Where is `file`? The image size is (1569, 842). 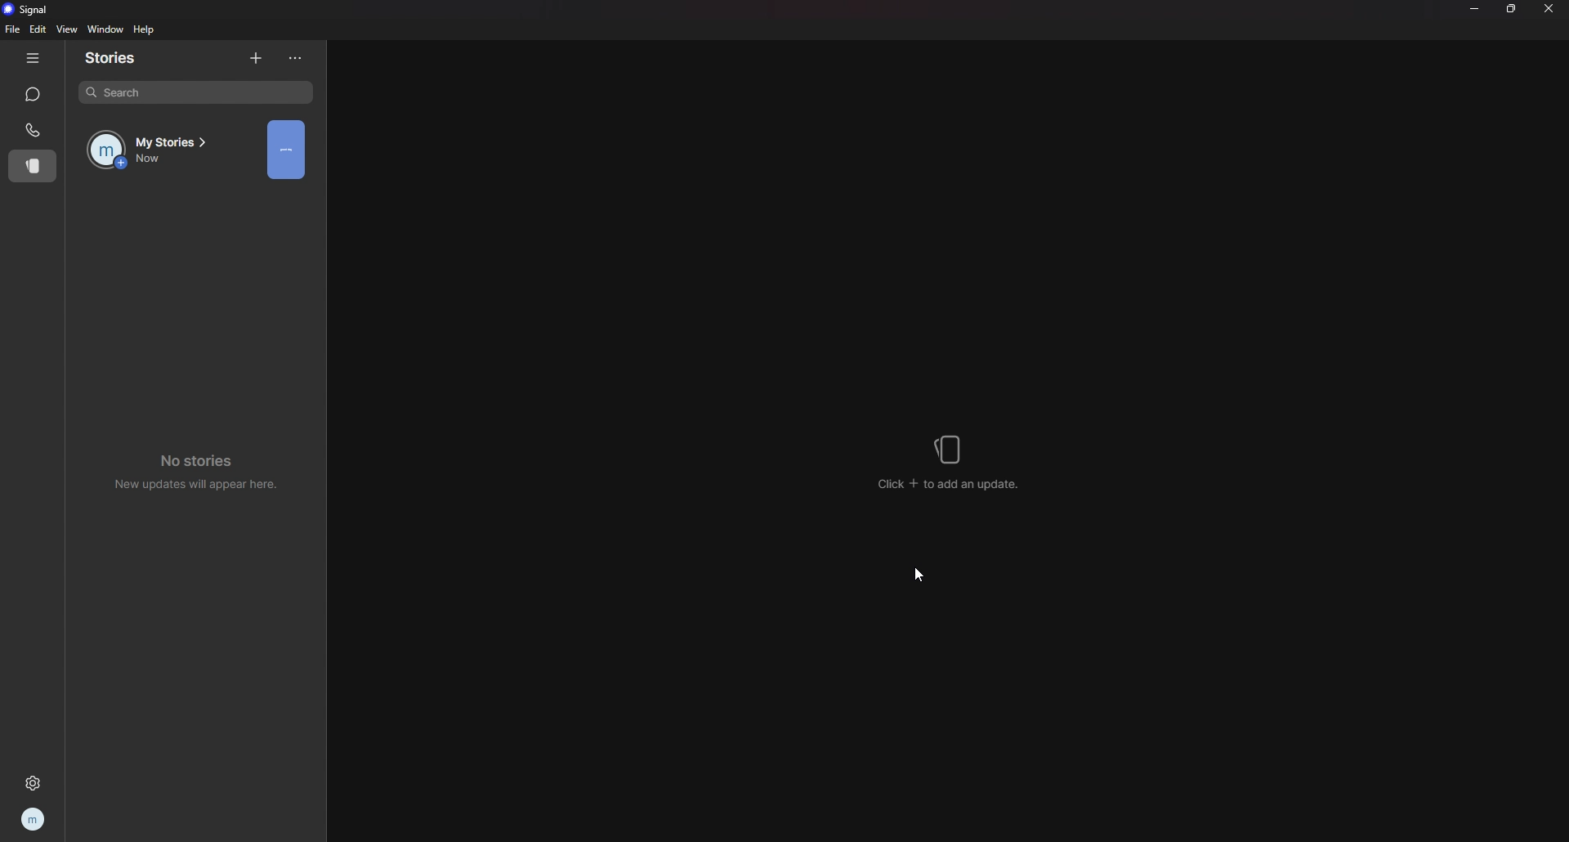 file is located at coordinates (14, 29).